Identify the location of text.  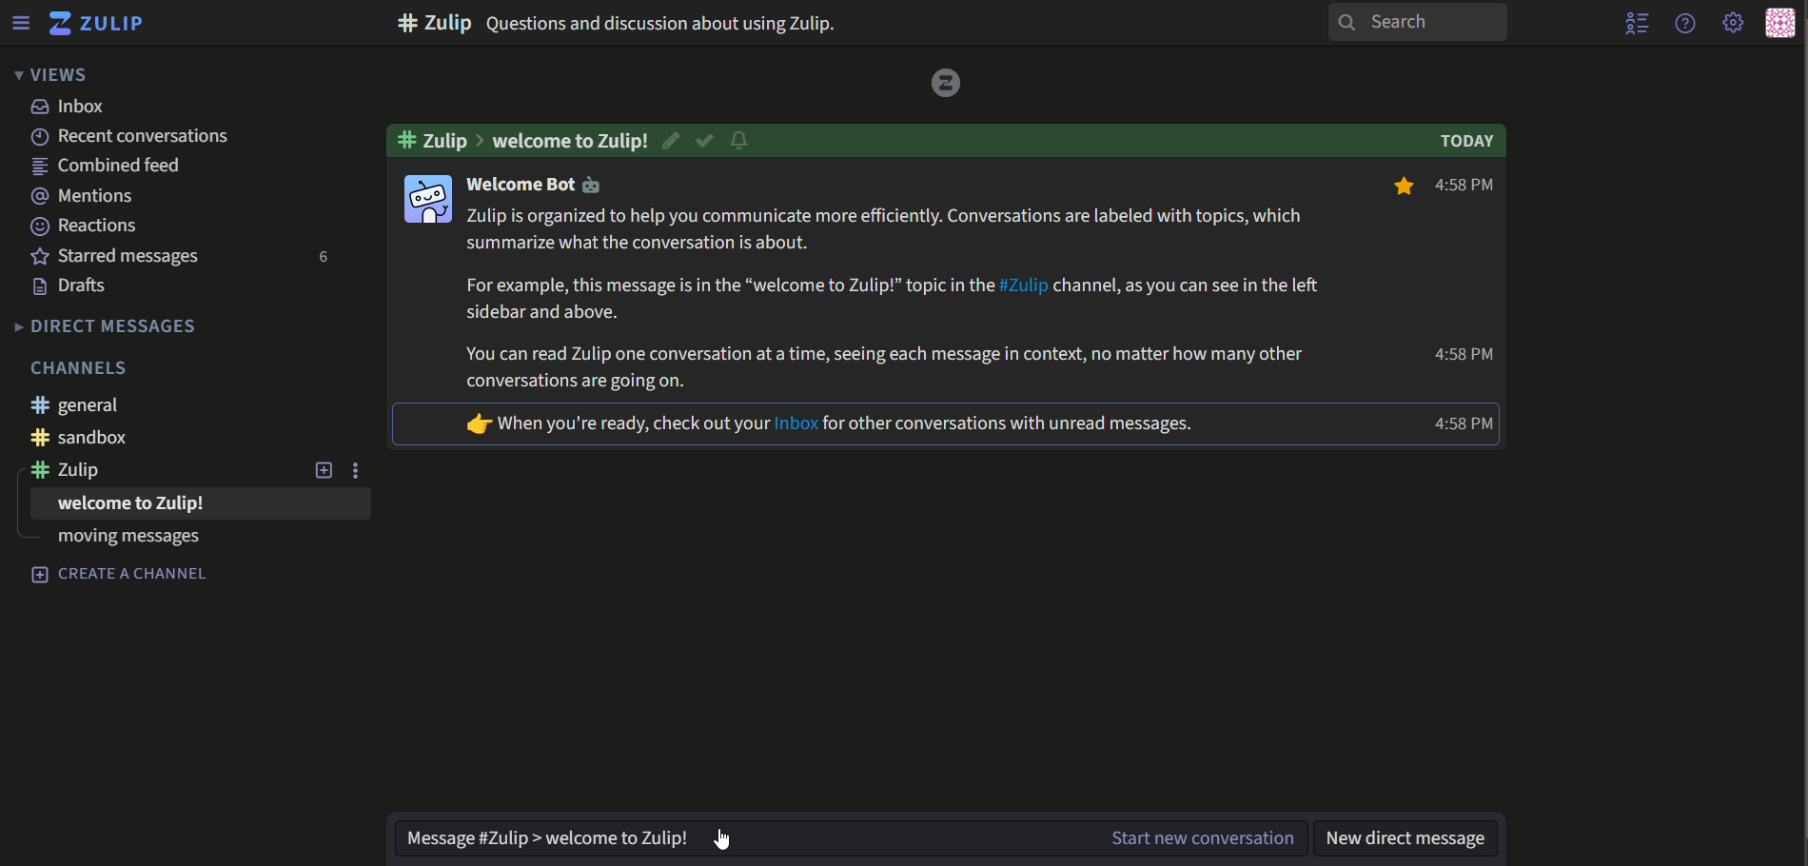
(541, 187).